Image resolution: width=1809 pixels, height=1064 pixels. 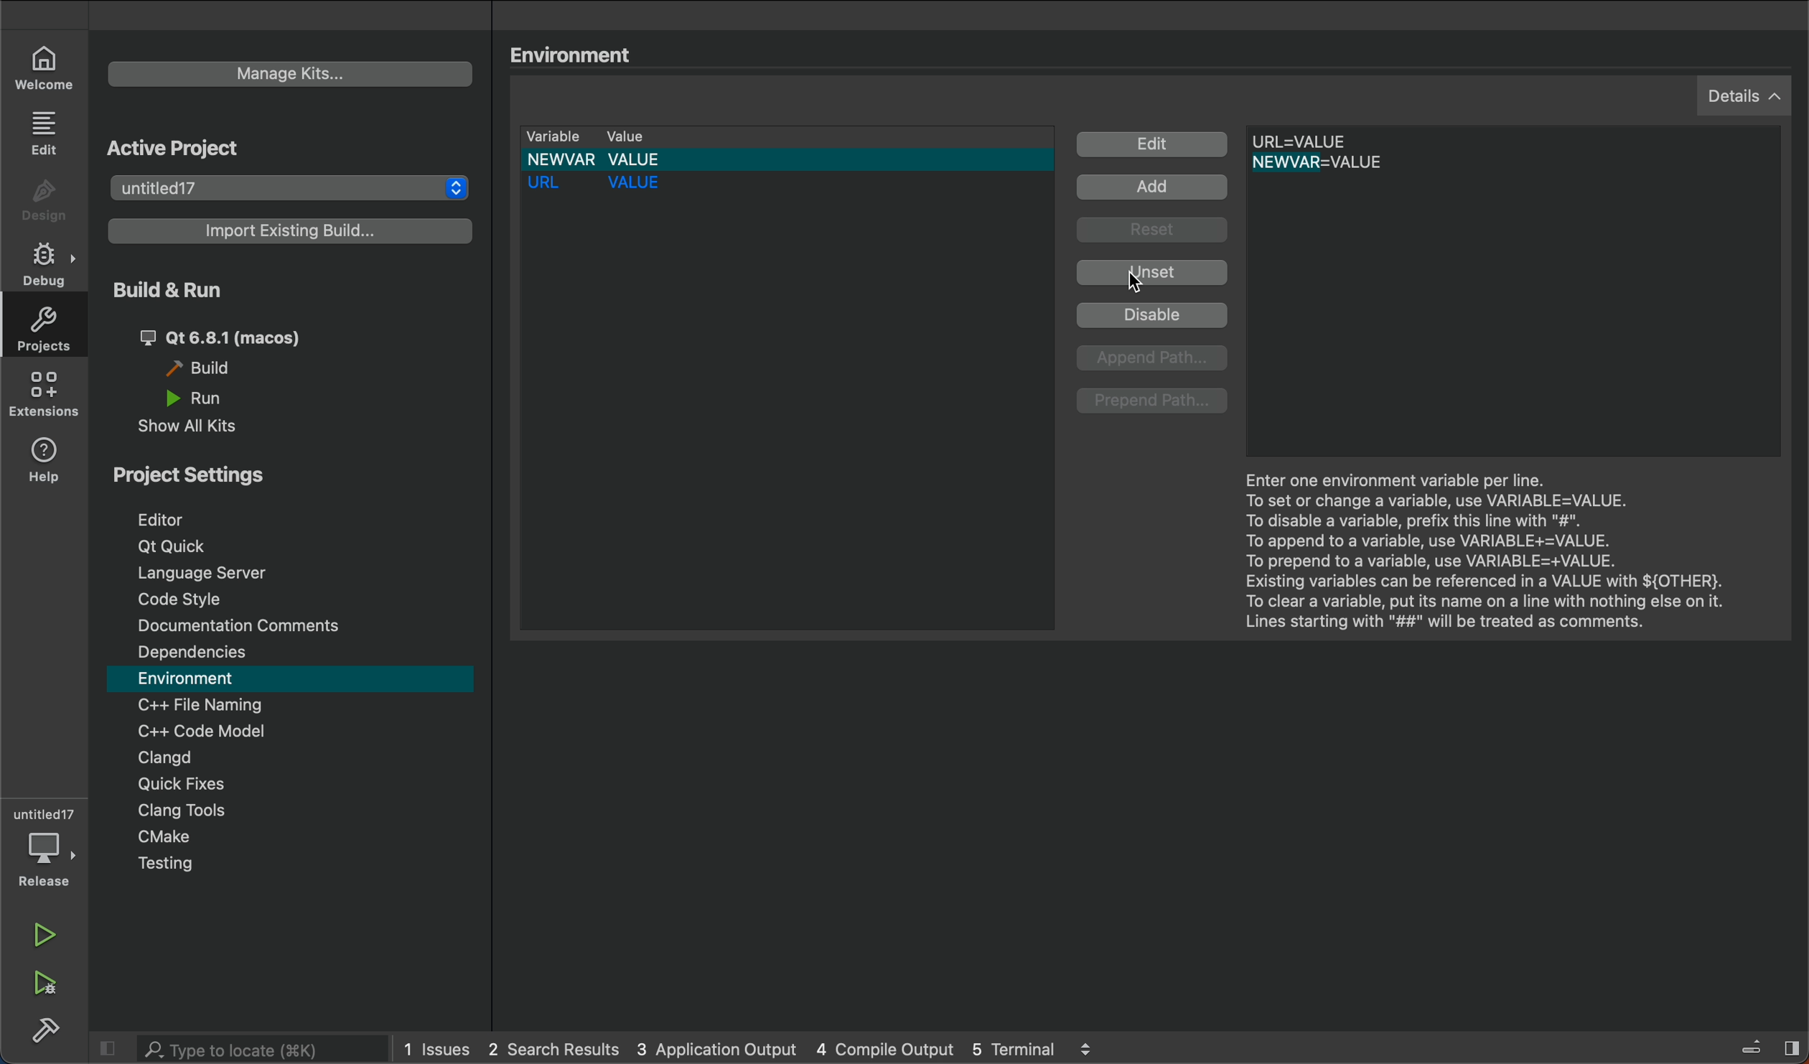 I want to click on edit, so click(x=1154, y=145).